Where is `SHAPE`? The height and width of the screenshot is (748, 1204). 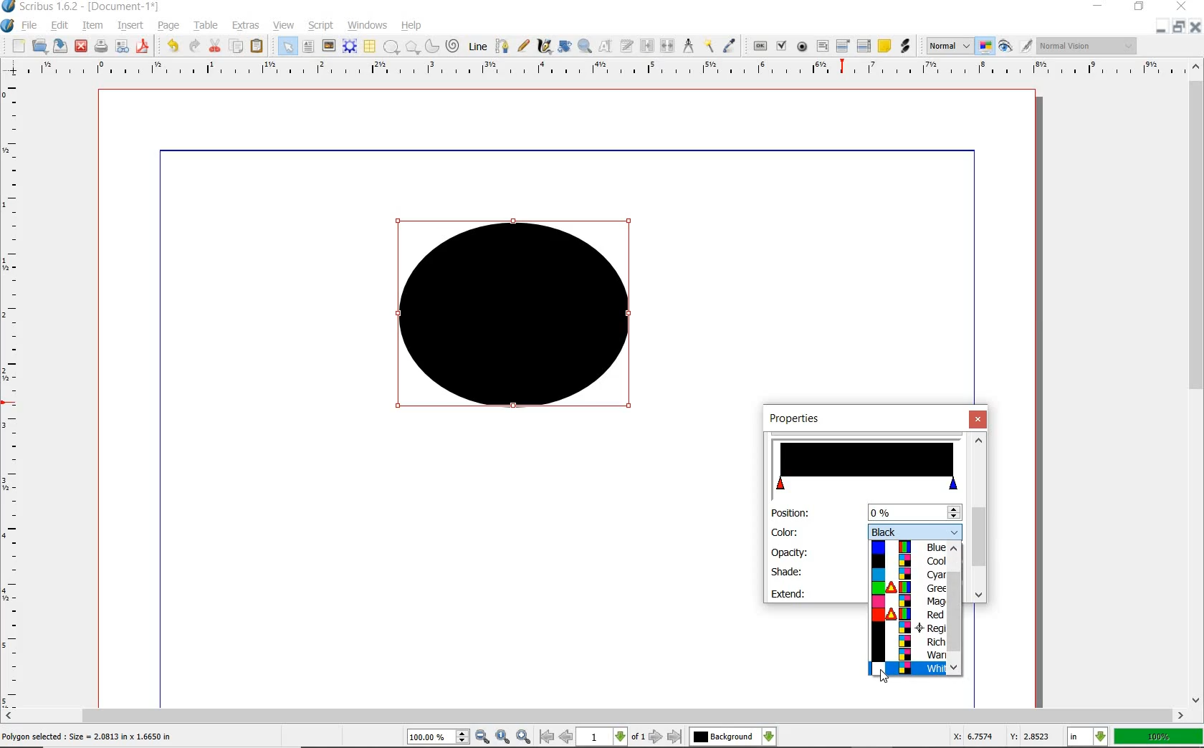 SHAPE is located at coordinates (391, 47).